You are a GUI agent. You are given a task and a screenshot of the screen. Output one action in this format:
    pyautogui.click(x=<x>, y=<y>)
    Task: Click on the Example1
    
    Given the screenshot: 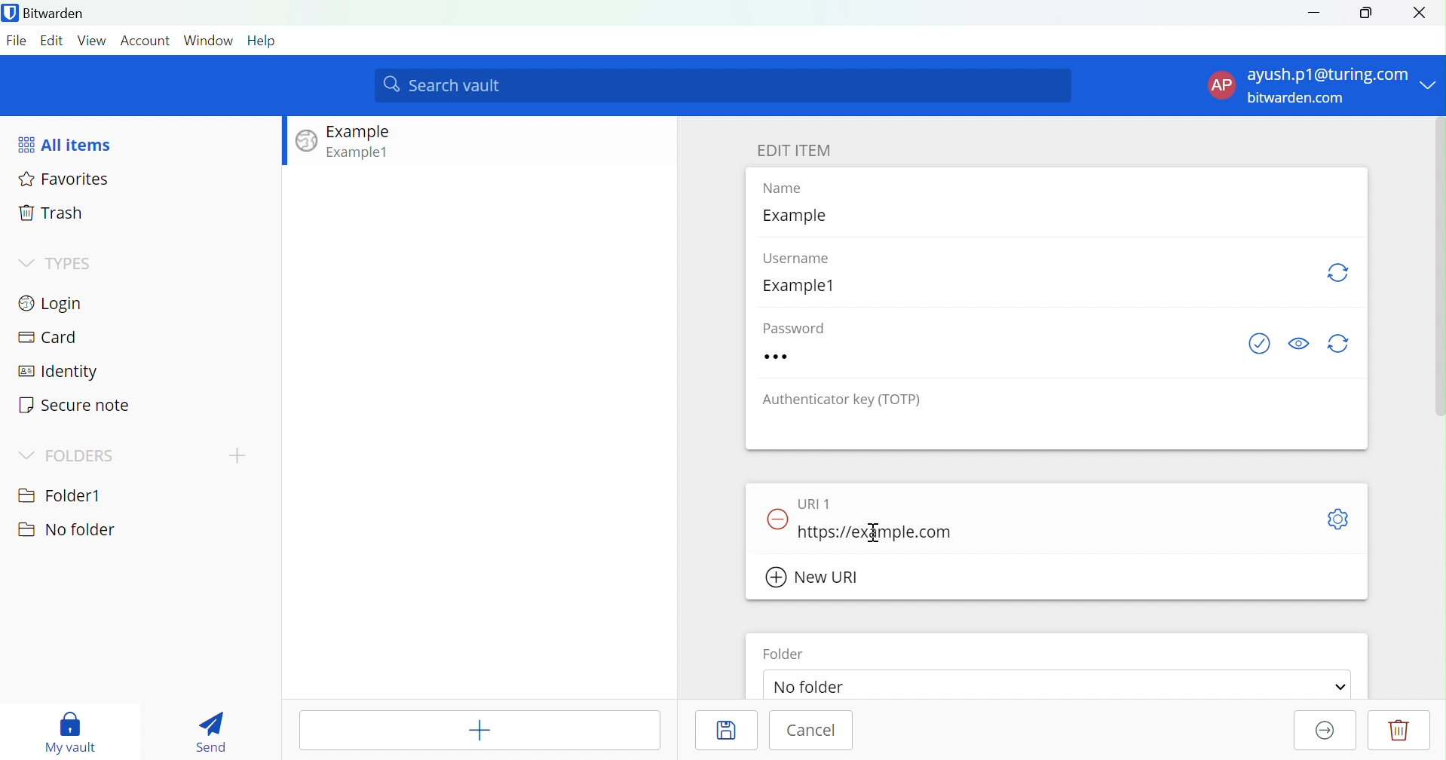 What is the action you would take?
    pyautogui.click(x=360, y=152)
    